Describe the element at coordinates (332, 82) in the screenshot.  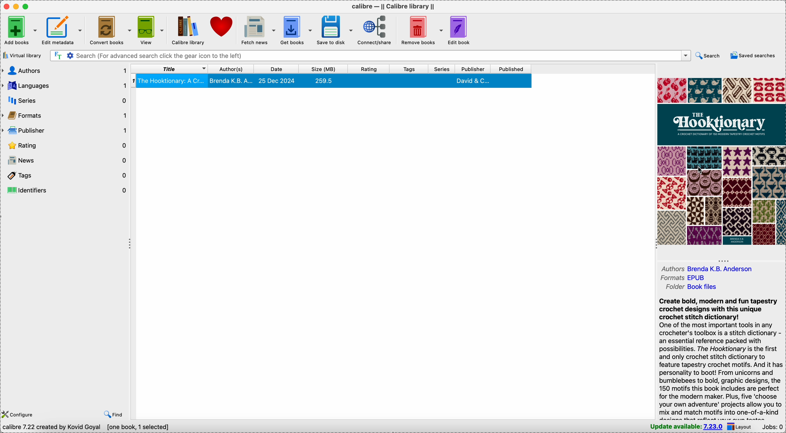
I see `book selected` at that location.